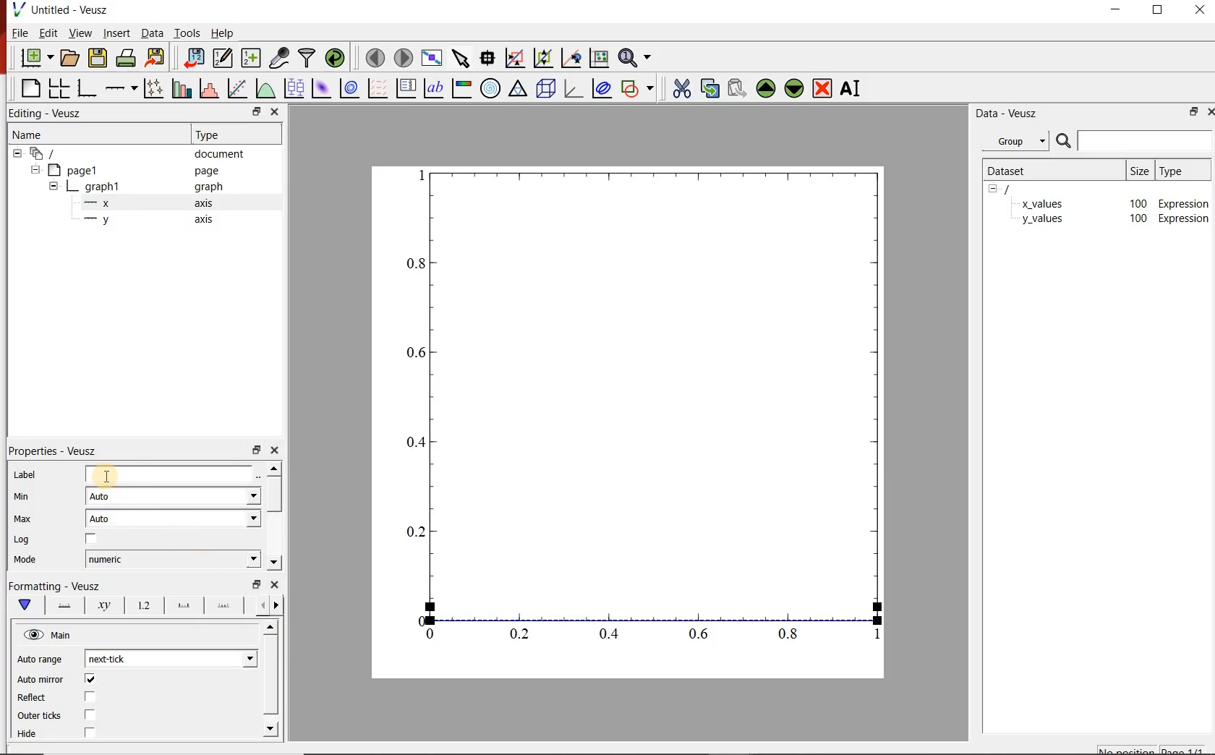 The image size is (1215, 755). Describe the element at coordinates (263, 87) in the screenshot. I see `plot a function` at that location.